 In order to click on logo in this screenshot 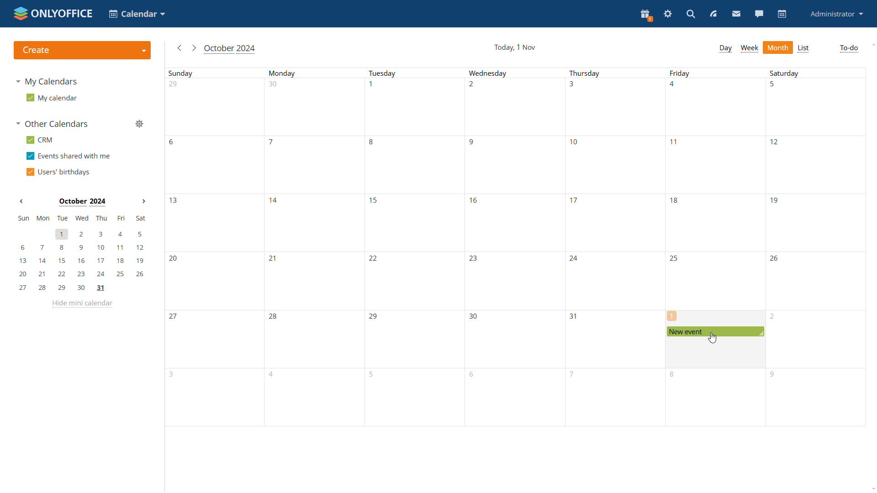, I will do `click(53, 13)`.